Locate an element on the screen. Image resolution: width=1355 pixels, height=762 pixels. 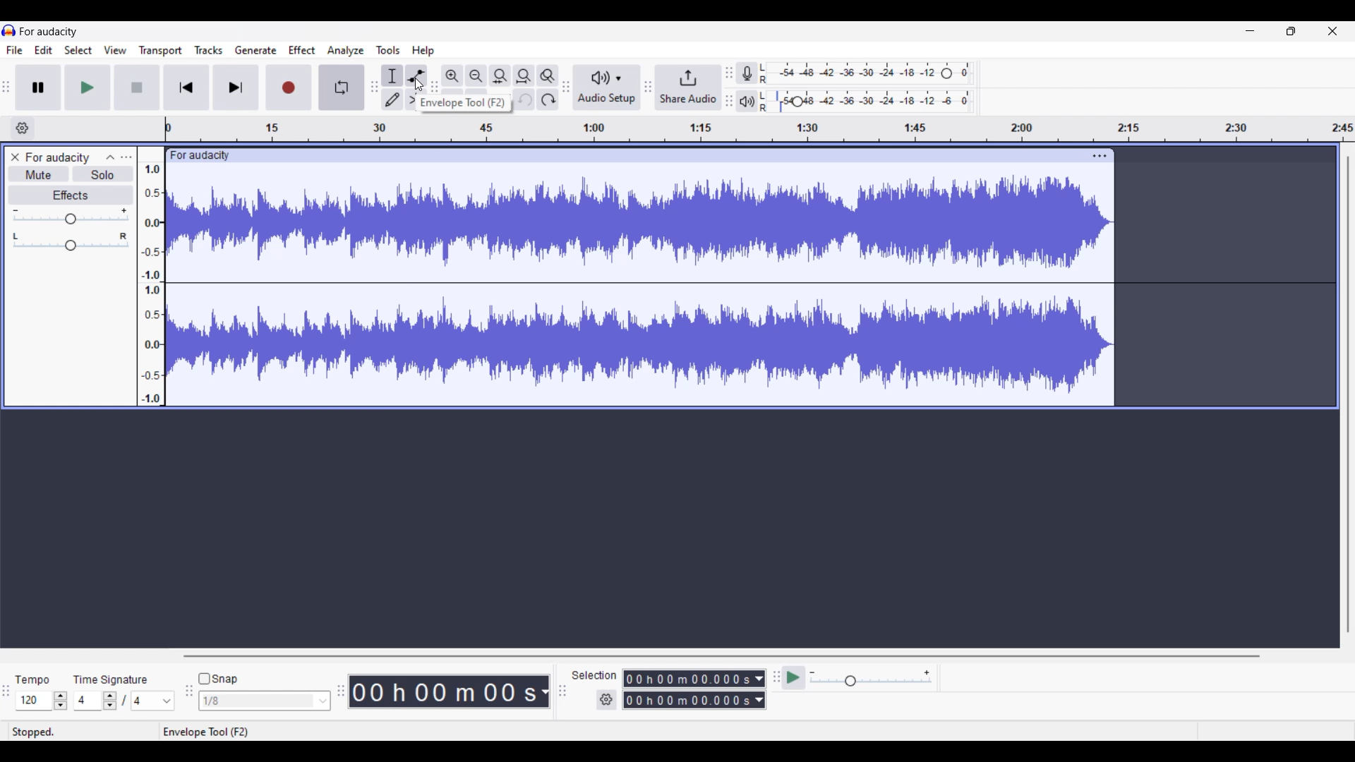
amplitude is located at coordinates (152, 284).